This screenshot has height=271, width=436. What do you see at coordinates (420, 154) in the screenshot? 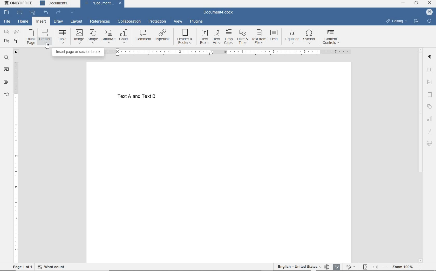
I see `SCROLLBAR` at bounding box center [420, 154].